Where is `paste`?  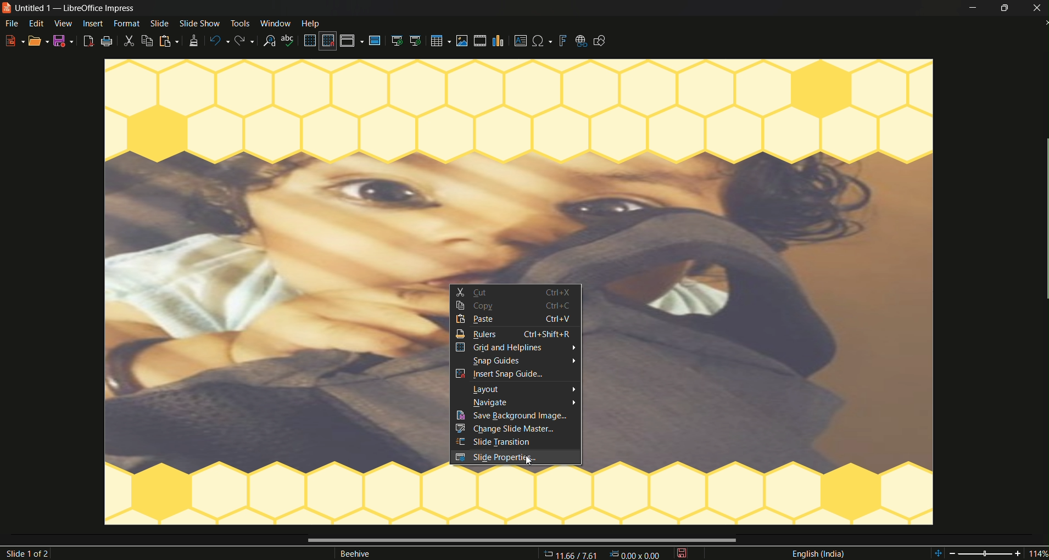 paste is located at coordinates (476, 319).